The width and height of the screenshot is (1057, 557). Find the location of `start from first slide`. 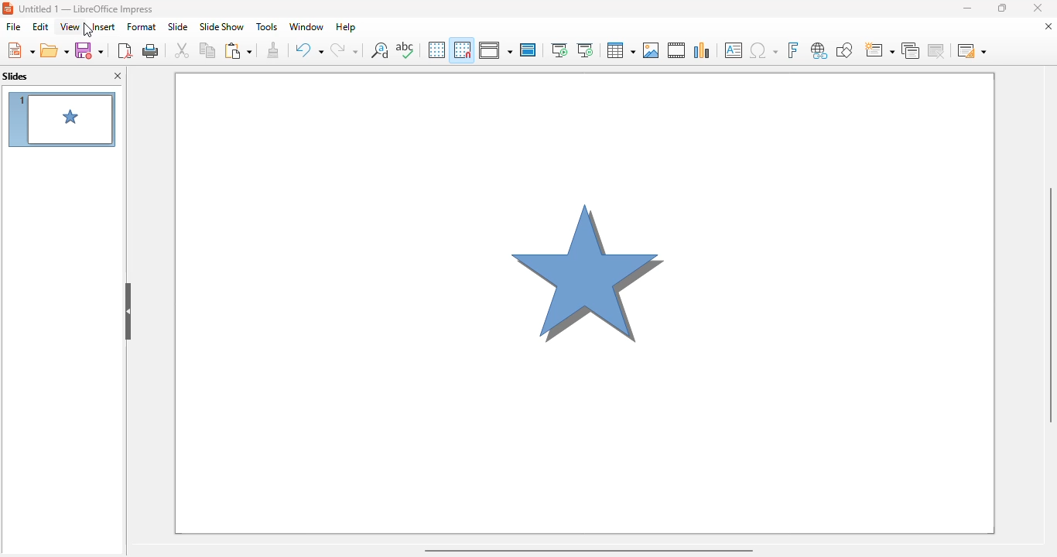

start from first slide is located at coordinates (560, 50).